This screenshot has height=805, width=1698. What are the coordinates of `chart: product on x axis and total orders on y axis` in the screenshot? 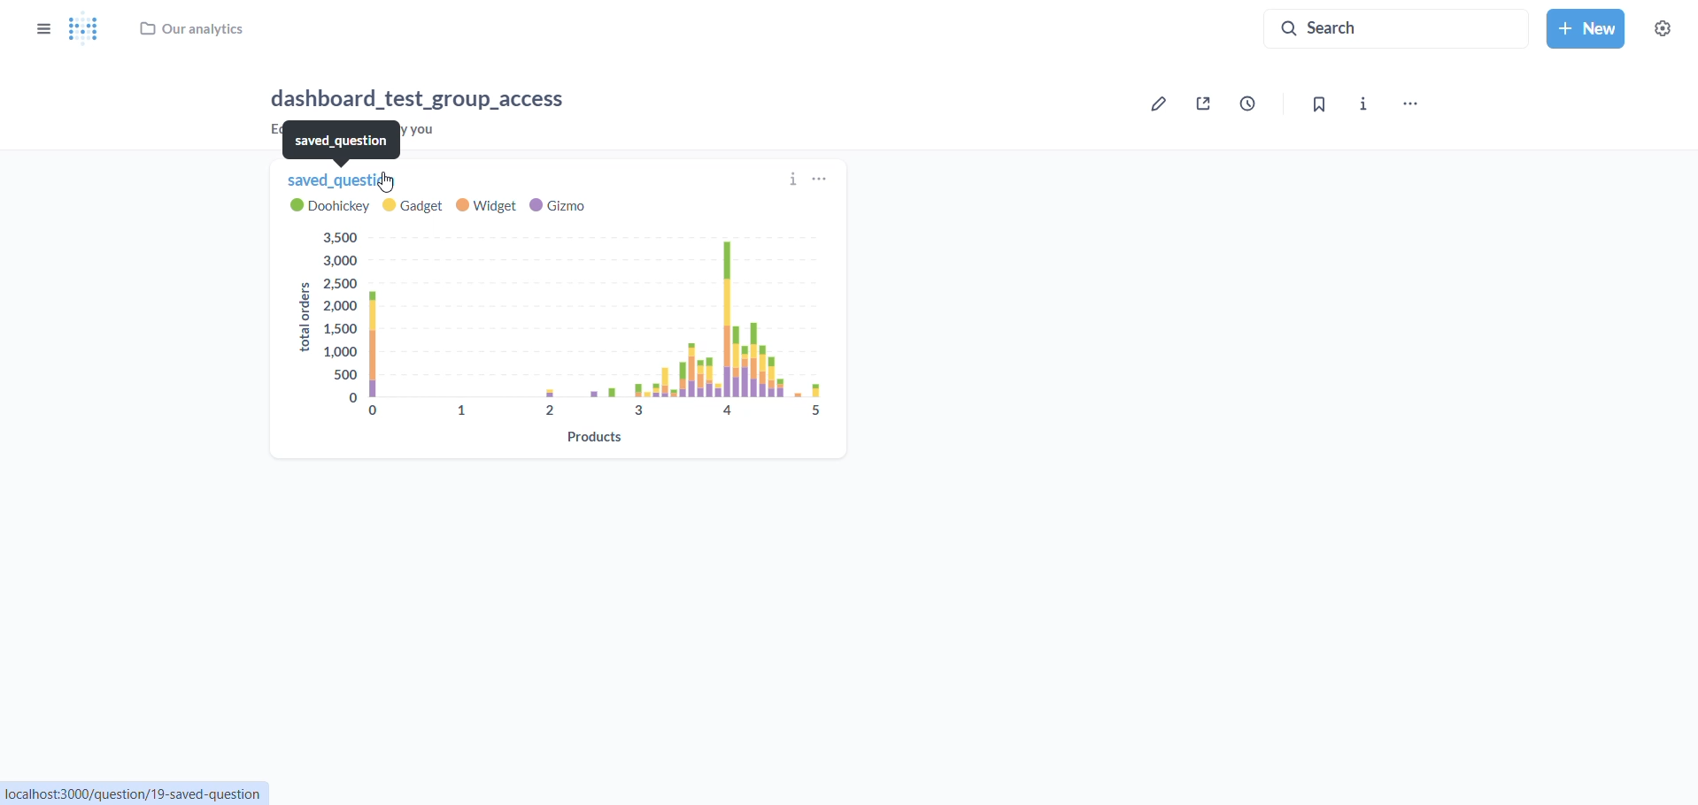 It's located at (583, 328).